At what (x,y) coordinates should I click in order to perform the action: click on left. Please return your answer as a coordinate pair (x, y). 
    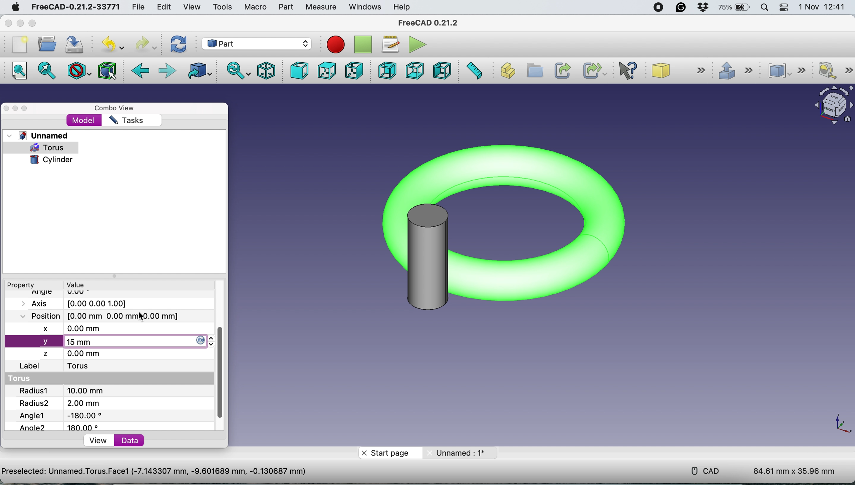
    Looking at the image, I should click on (441, 71).